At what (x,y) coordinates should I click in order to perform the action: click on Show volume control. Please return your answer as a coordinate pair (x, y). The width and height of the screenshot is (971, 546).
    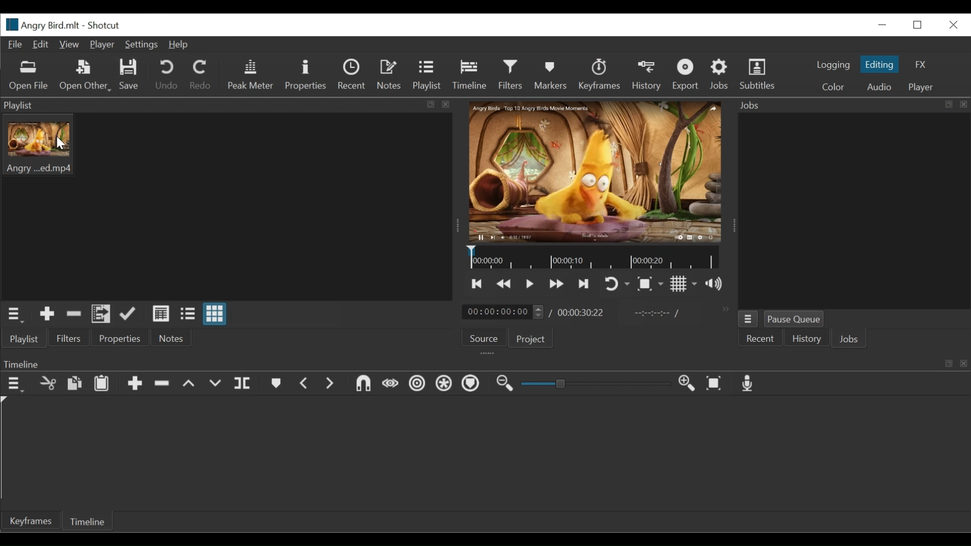
    Looking at the image, I should click on (714, 284).